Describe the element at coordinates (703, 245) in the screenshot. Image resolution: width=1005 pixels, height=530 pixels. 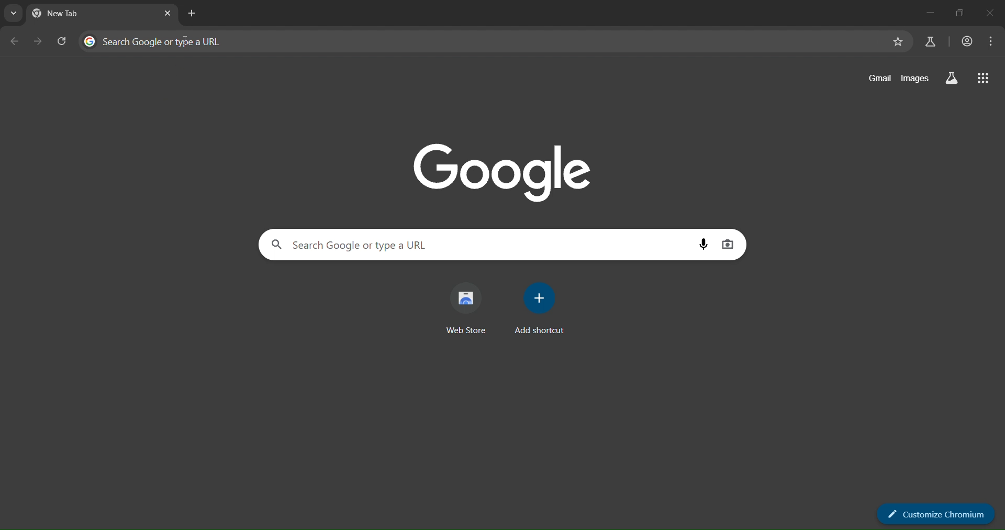
I see `voice search` at that location.